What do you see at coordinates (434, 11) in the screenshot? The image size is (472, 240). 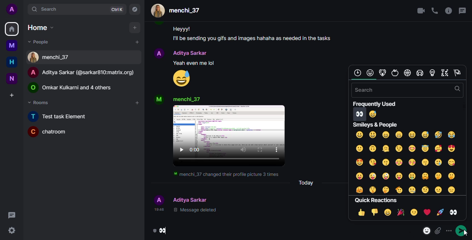 I see `voice call` at bounding box center [434, 11].